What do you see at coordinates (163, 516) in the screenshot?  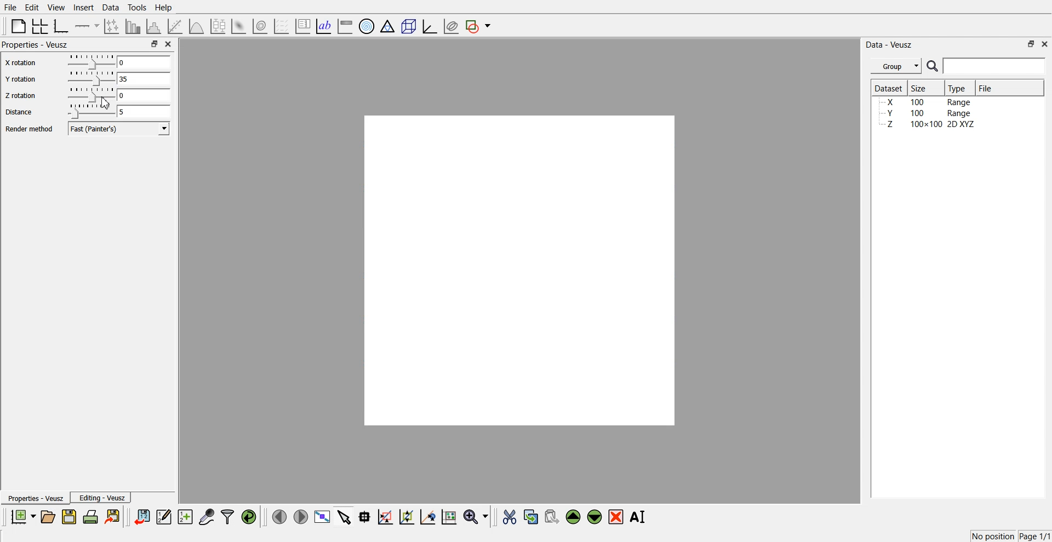 I see `Edit and enter new dataset` at bounding box center [163, 516].